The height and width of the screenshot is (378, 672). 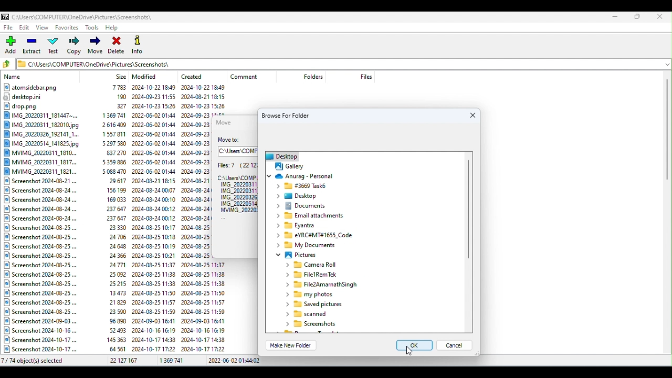 I want to click on Tools, so click(x=92, y=27).